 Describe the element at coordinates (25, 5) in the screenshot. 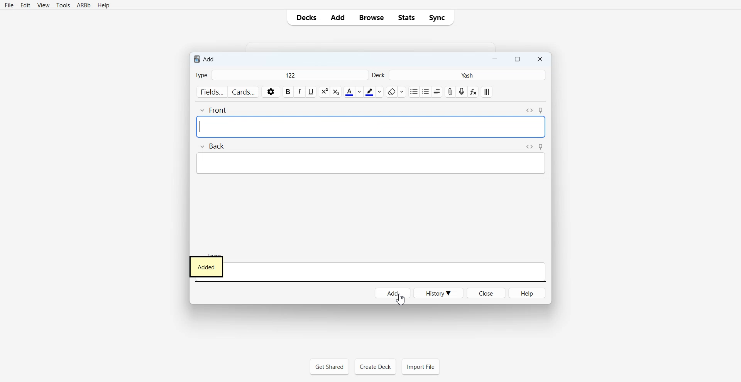

I see `Edit` at that location.